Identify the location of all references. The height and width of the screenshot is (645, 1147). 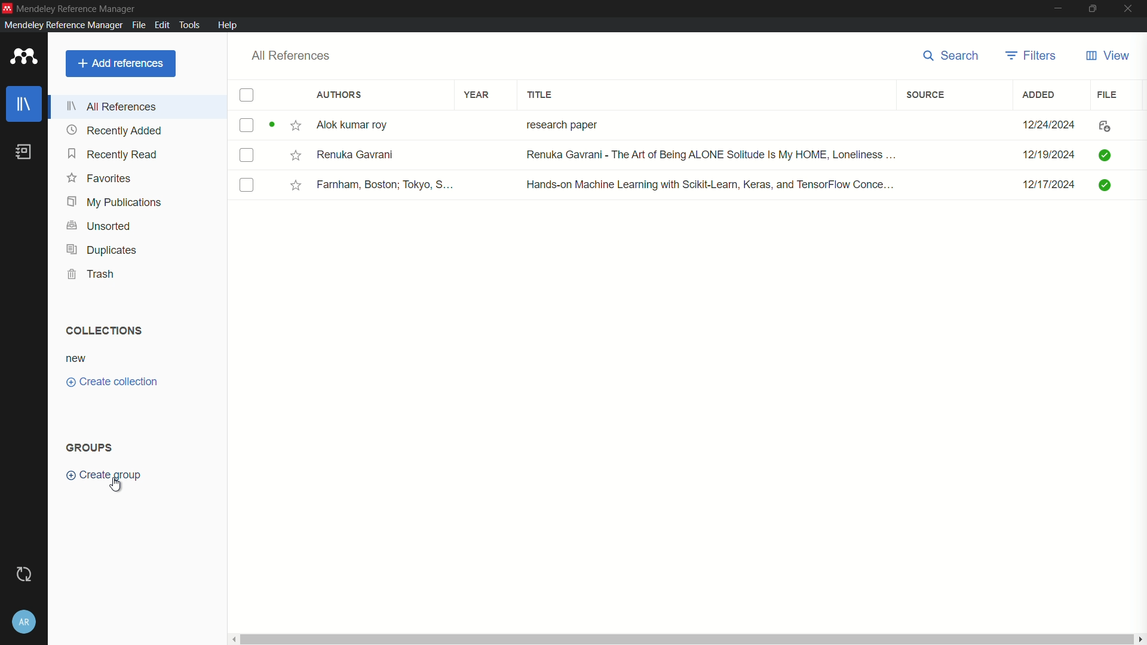
(115, 106).